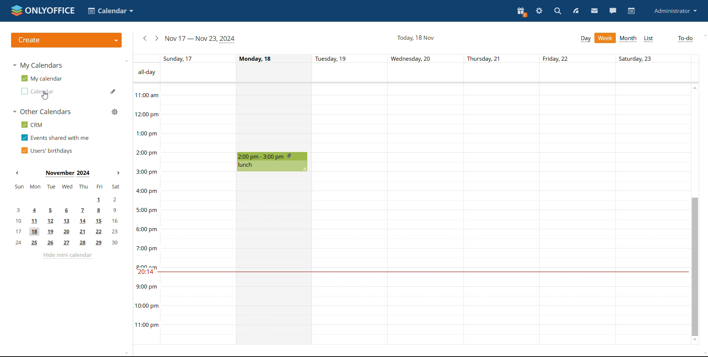 Image resolution: width=708 pixels, height=357 pixels. Describe the element at coordinates (147, 73) in the screenshot. I see `all-day` at that location.